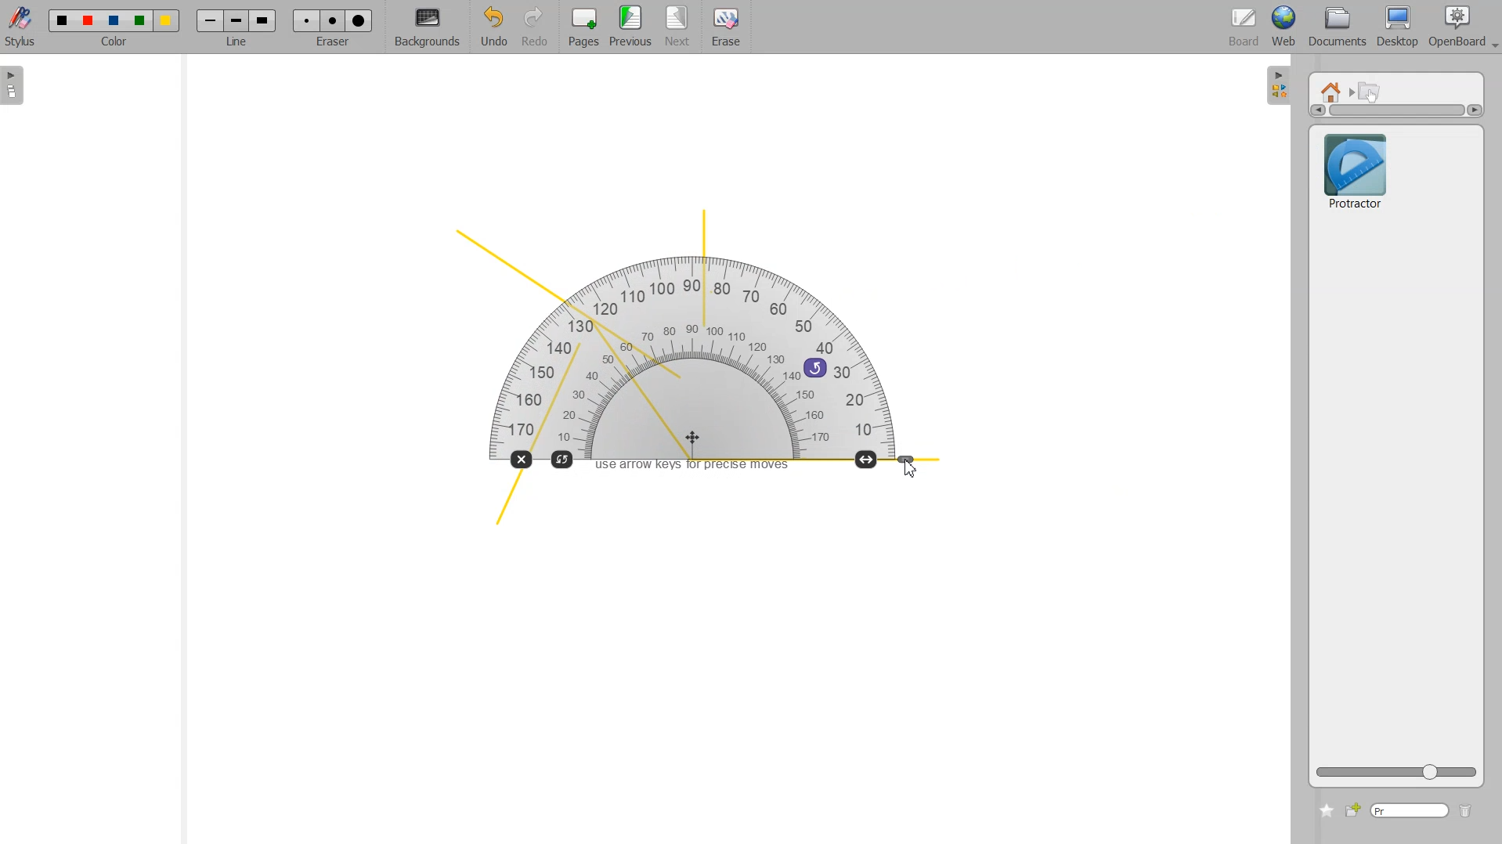  I want to click on Flip, so click(563, 458).